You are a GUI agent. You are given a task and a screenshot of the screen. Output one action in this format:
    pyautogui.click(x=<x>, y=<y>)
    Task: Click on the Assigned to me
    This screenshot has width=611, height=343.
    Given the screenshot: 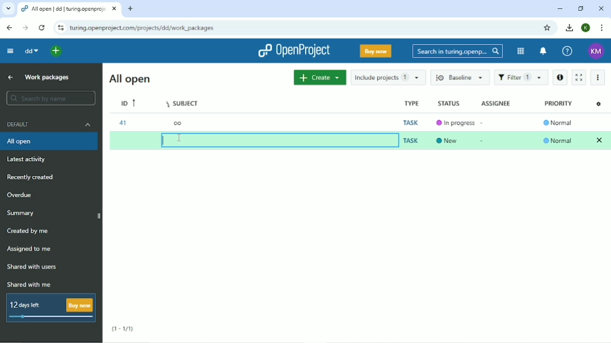 What is the action you would take?
    pyautogui.click(x=31, y=249)
    